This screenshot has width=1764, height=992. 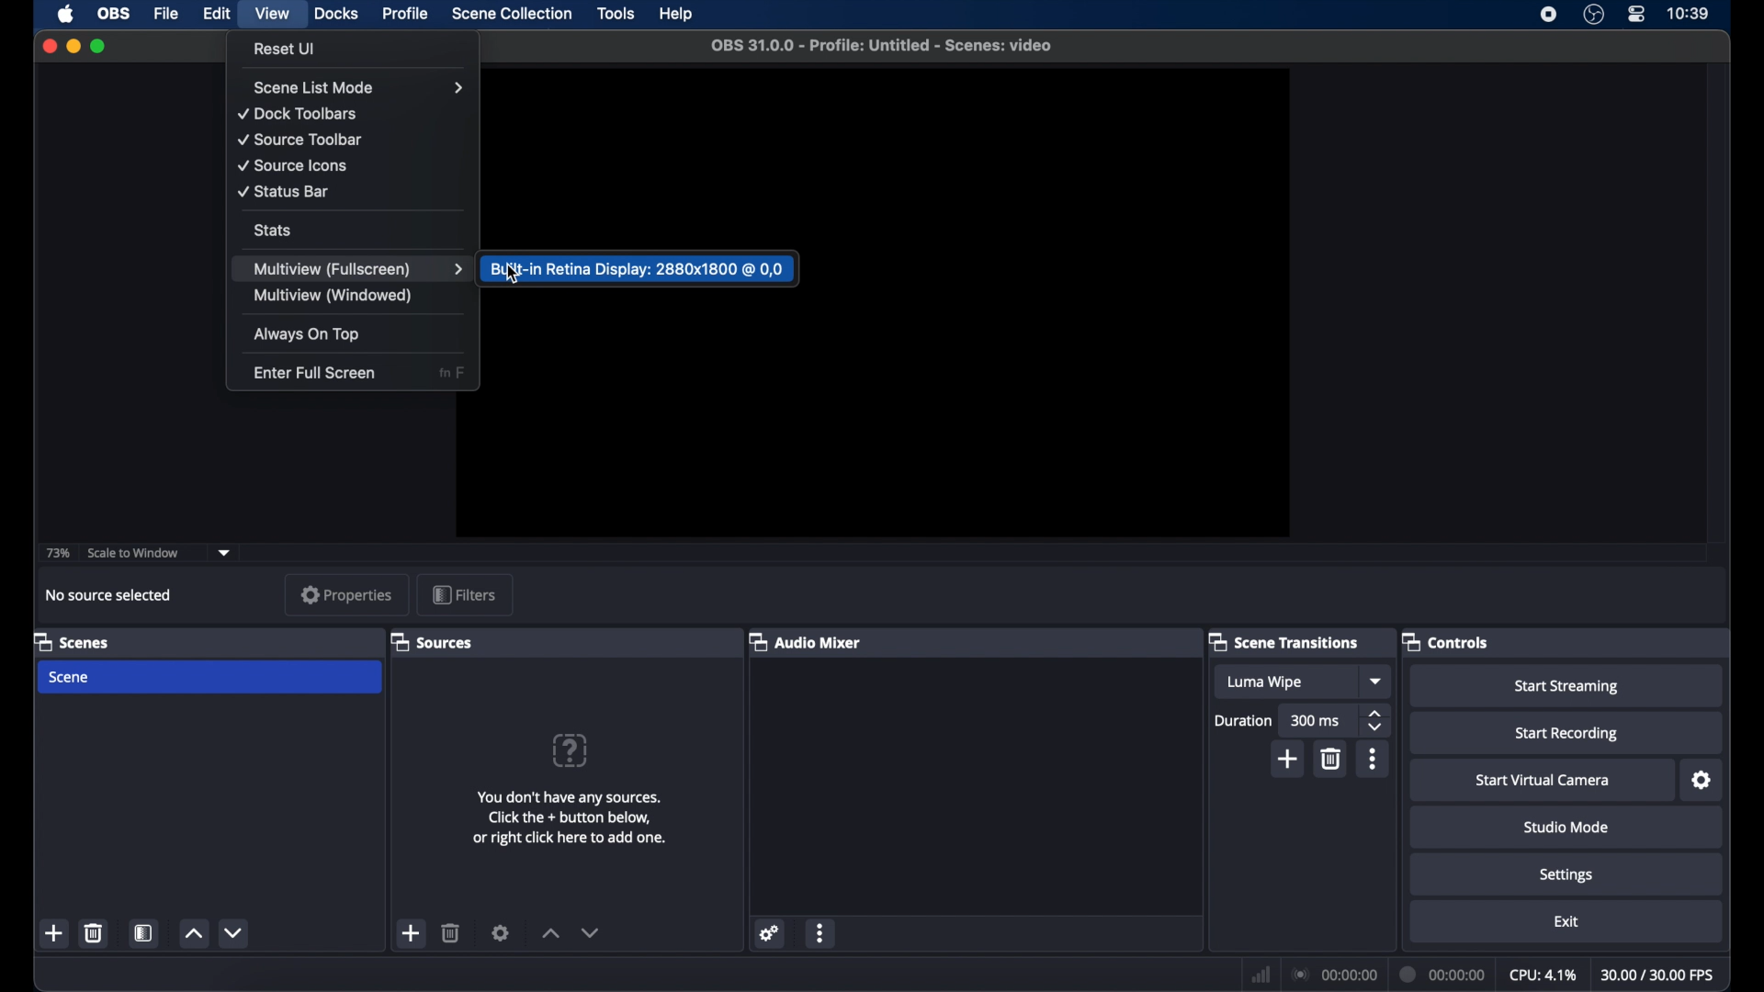 What do you see at coordinates (283, 191) in the screenshot?
I see `status bar` at bounding box center [283, 191].